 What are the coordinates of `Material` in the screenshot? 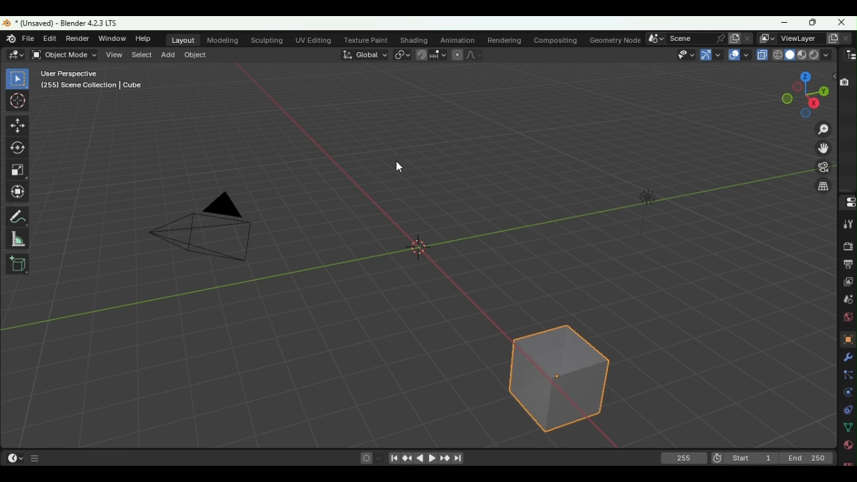 It's located at (848, 445).